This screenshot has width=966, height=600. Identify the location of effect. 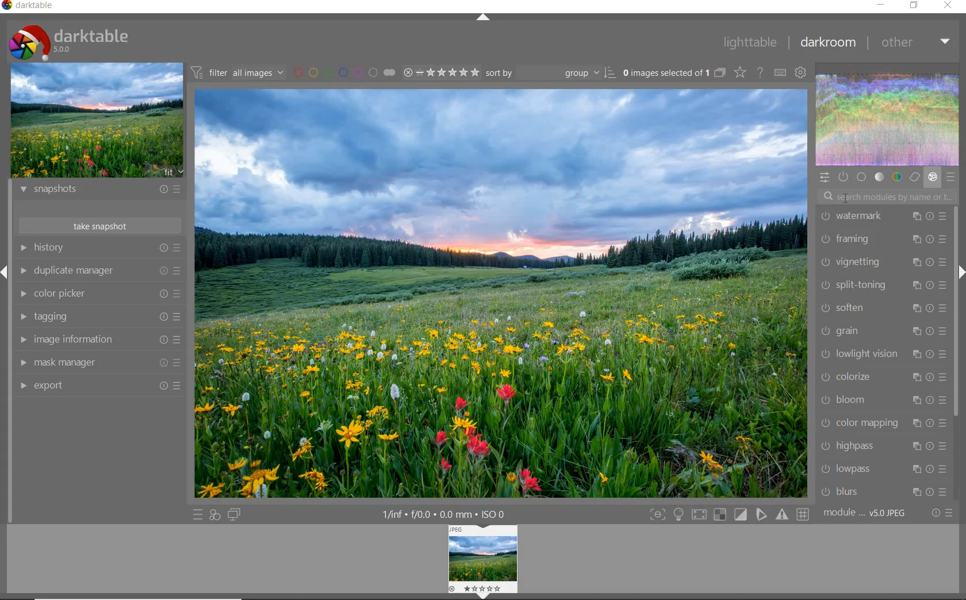
(932, 178).